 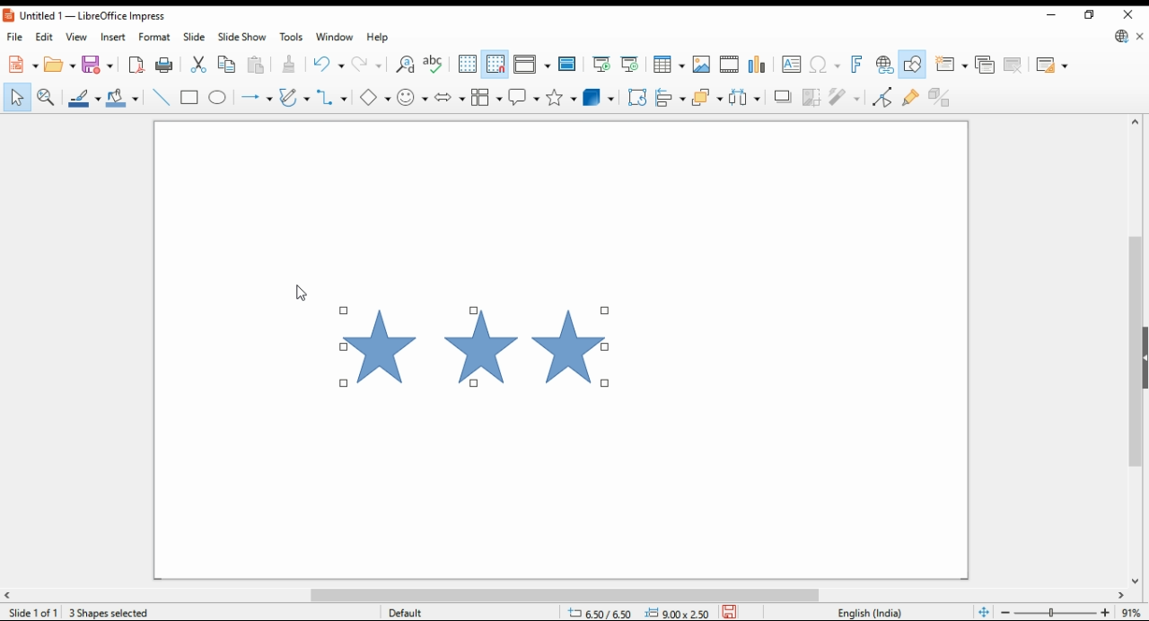 What do you see at coordinates (112, 37) in the screenshot?
I see `insert` at bounding box center [112, 37].